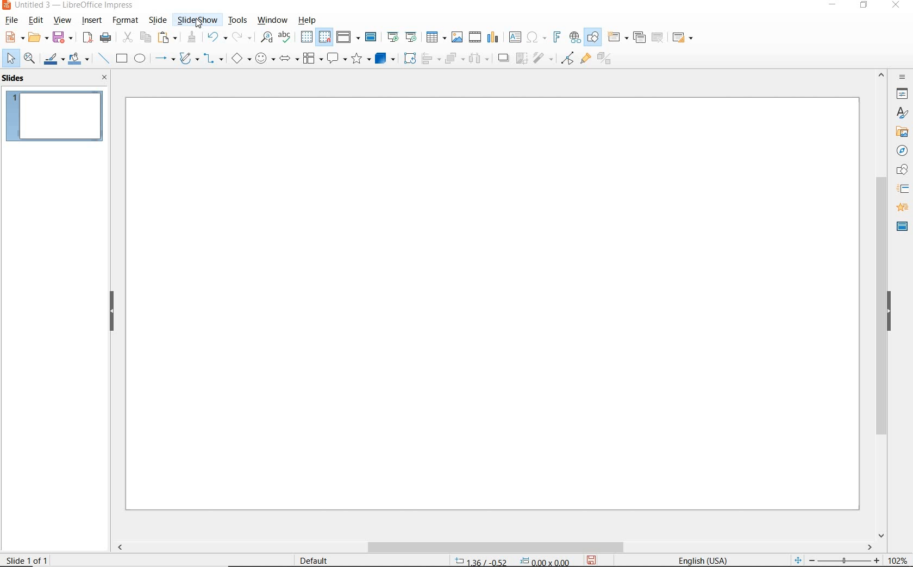 The image size is (913, 567). Describe the element at coordinates (106, 38) in the screenshot. I see `PRINT` at that location.